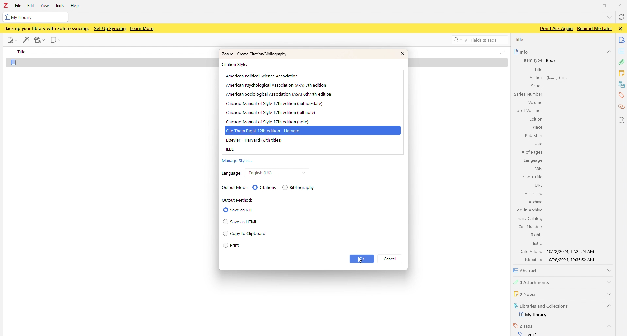  I want to click on ‘American Psychological Association (APA) 7th edition, so click(276, 85).